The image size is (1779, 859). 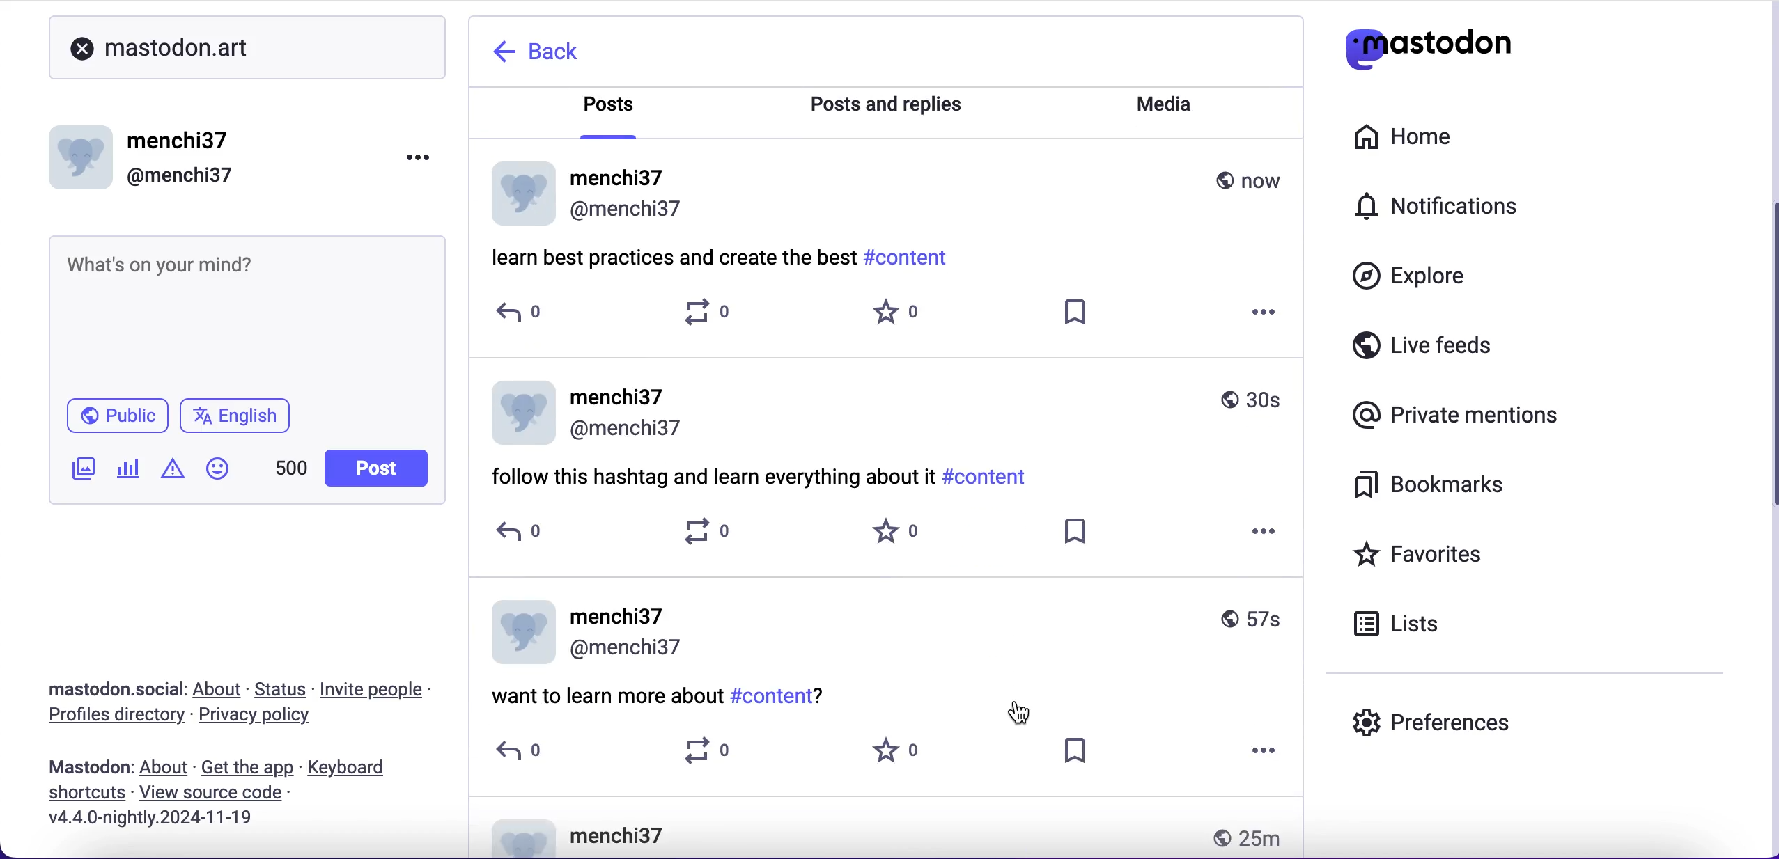 What do you see at coordinates (281, 689) in the screenshot?
I see `status` at bounding box center [281, 689].